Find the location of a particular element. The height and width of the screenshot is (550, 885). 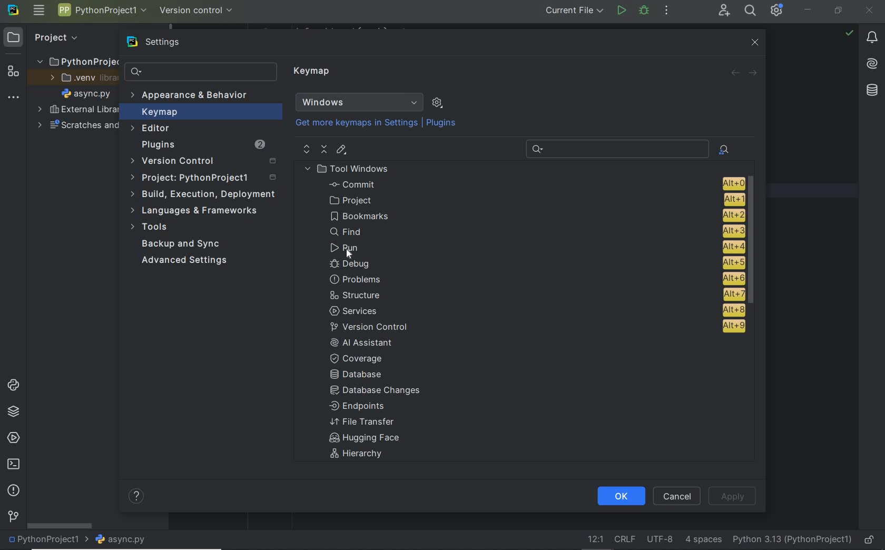

scratches and consoles is located at coordinates (77, 126).